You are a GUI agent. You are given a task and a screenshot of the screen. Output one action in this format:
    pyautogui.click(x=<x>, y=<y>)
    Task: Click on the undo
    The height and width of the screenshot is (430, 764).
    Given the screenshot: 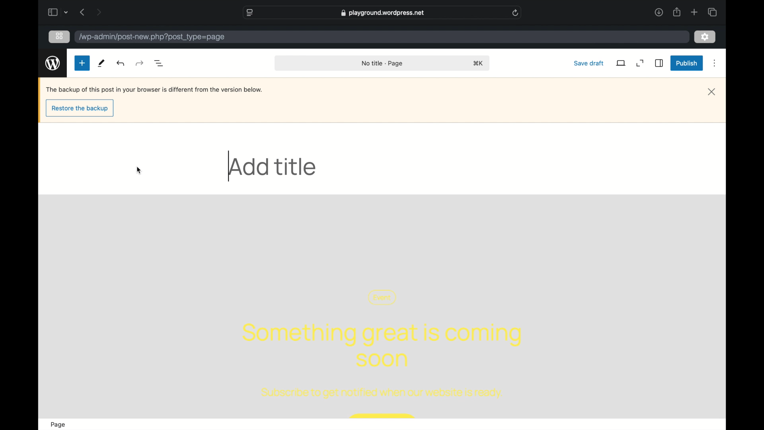 What is the action you would take?
    pyautogui.click(x=120, y=64)
    